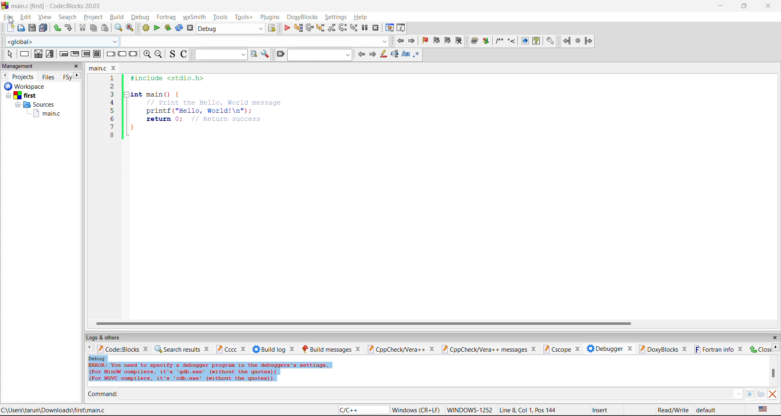  Describe the element at coordinates (331, 28) in the screenshot. I see `step out` at that location.